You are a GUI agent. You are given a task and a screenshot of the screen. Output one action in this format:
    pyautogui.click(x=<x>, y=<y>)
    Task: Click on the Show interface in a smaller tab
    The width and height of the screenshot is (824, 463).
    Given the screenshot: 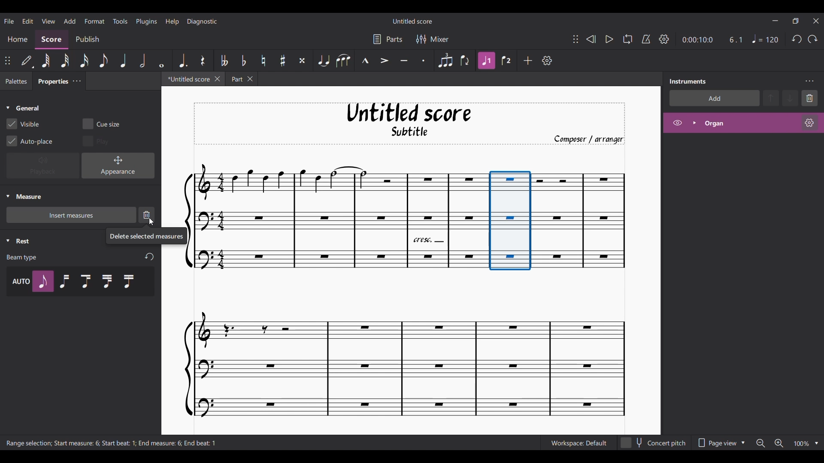 What is the action you would take?
    pyautogui.click(x=796, y=21)
    